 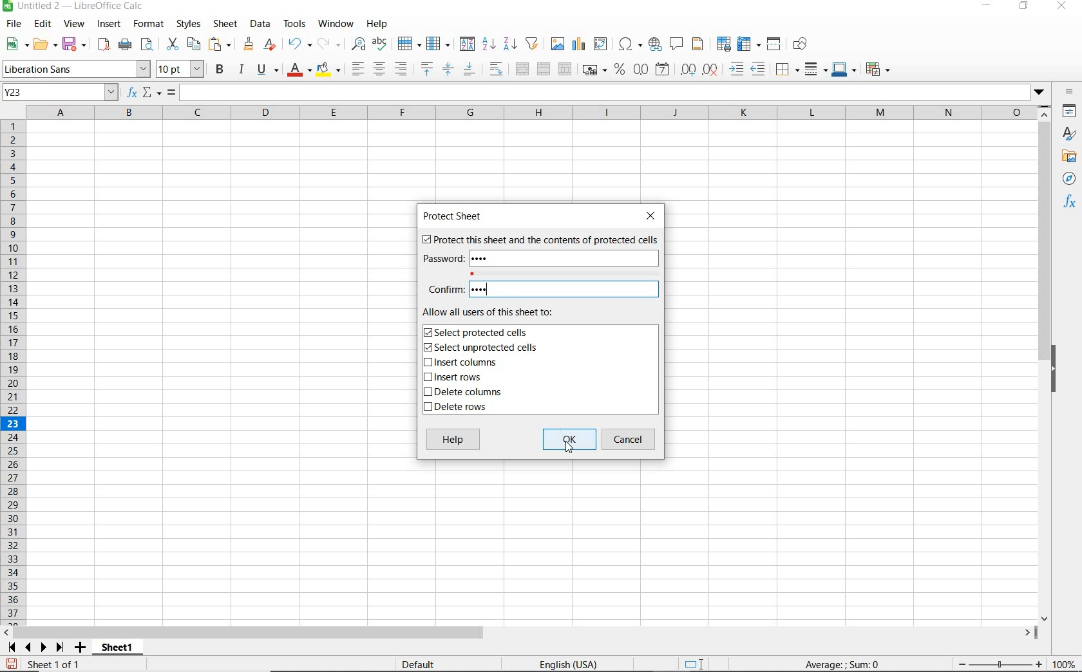 I want to click on PRINT, so click(x=125, y=45).